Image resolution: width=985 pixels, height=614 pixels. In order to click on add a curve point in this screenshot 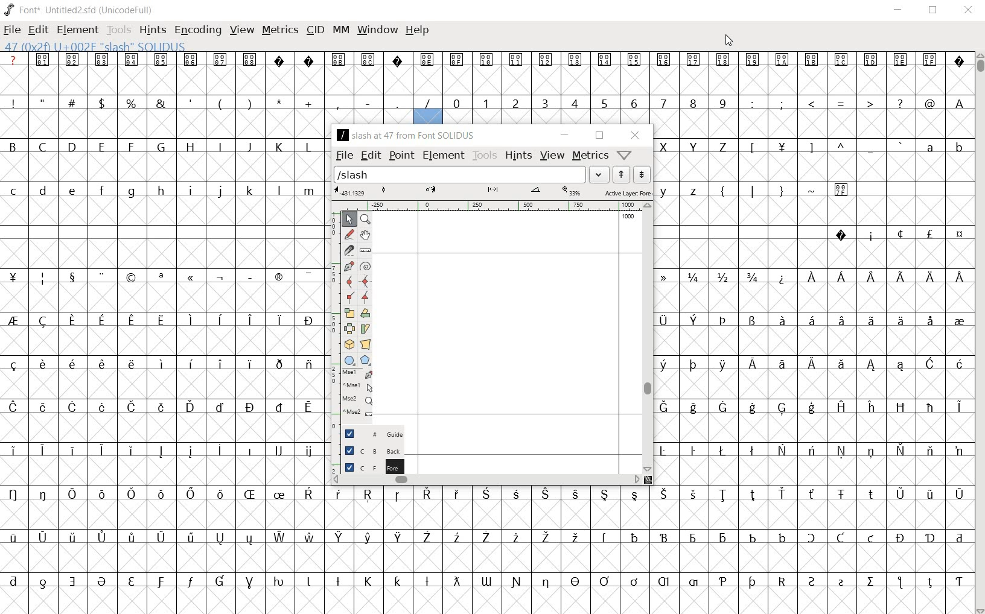, I will do `click(349, 282)`.